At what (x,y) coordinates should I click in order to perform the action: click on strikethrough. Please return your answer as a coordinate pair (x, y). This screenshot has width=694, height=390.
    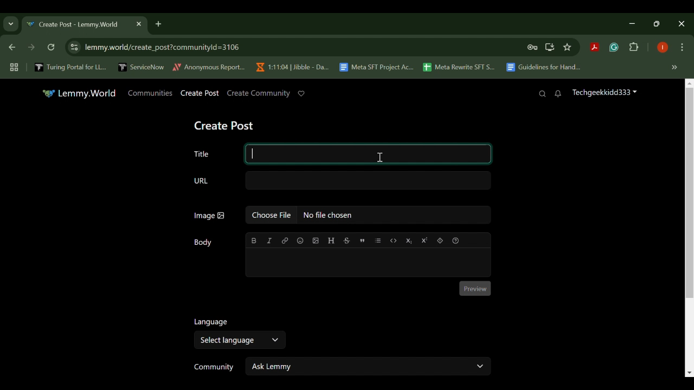
    Looking at the image, I should click on (346, 240).